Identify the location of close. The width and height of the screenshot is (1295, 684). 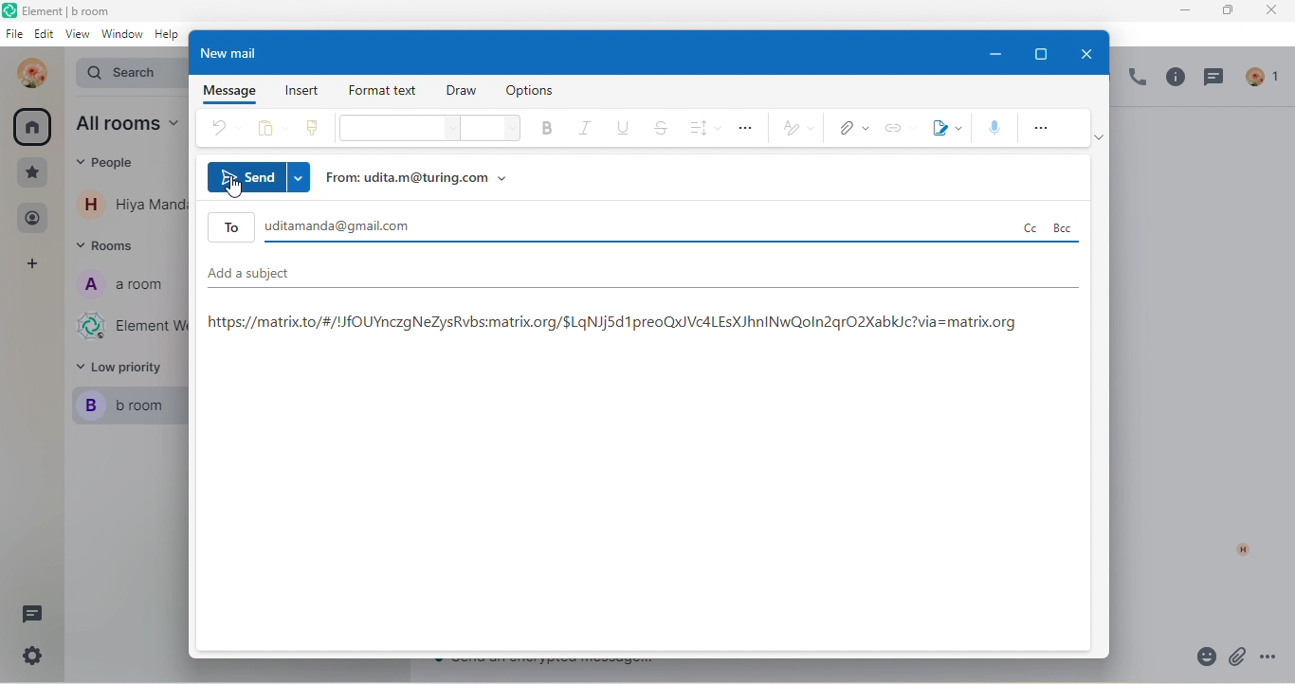
(1268, 11).